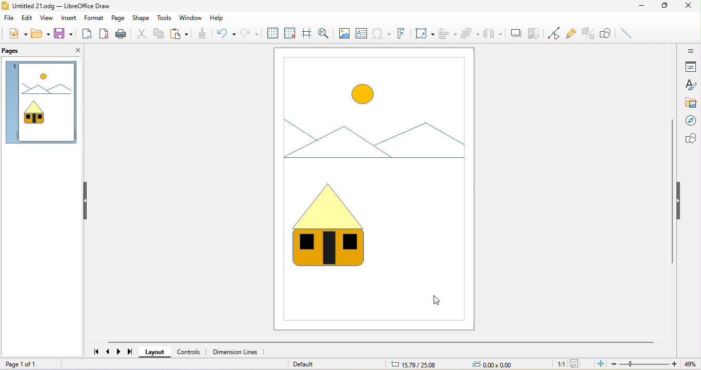 This screenshot has height=370, width=701. Describe the element at coordinates (380, 342) in the screenshot. I see `horizontal scroll bar` at that location.